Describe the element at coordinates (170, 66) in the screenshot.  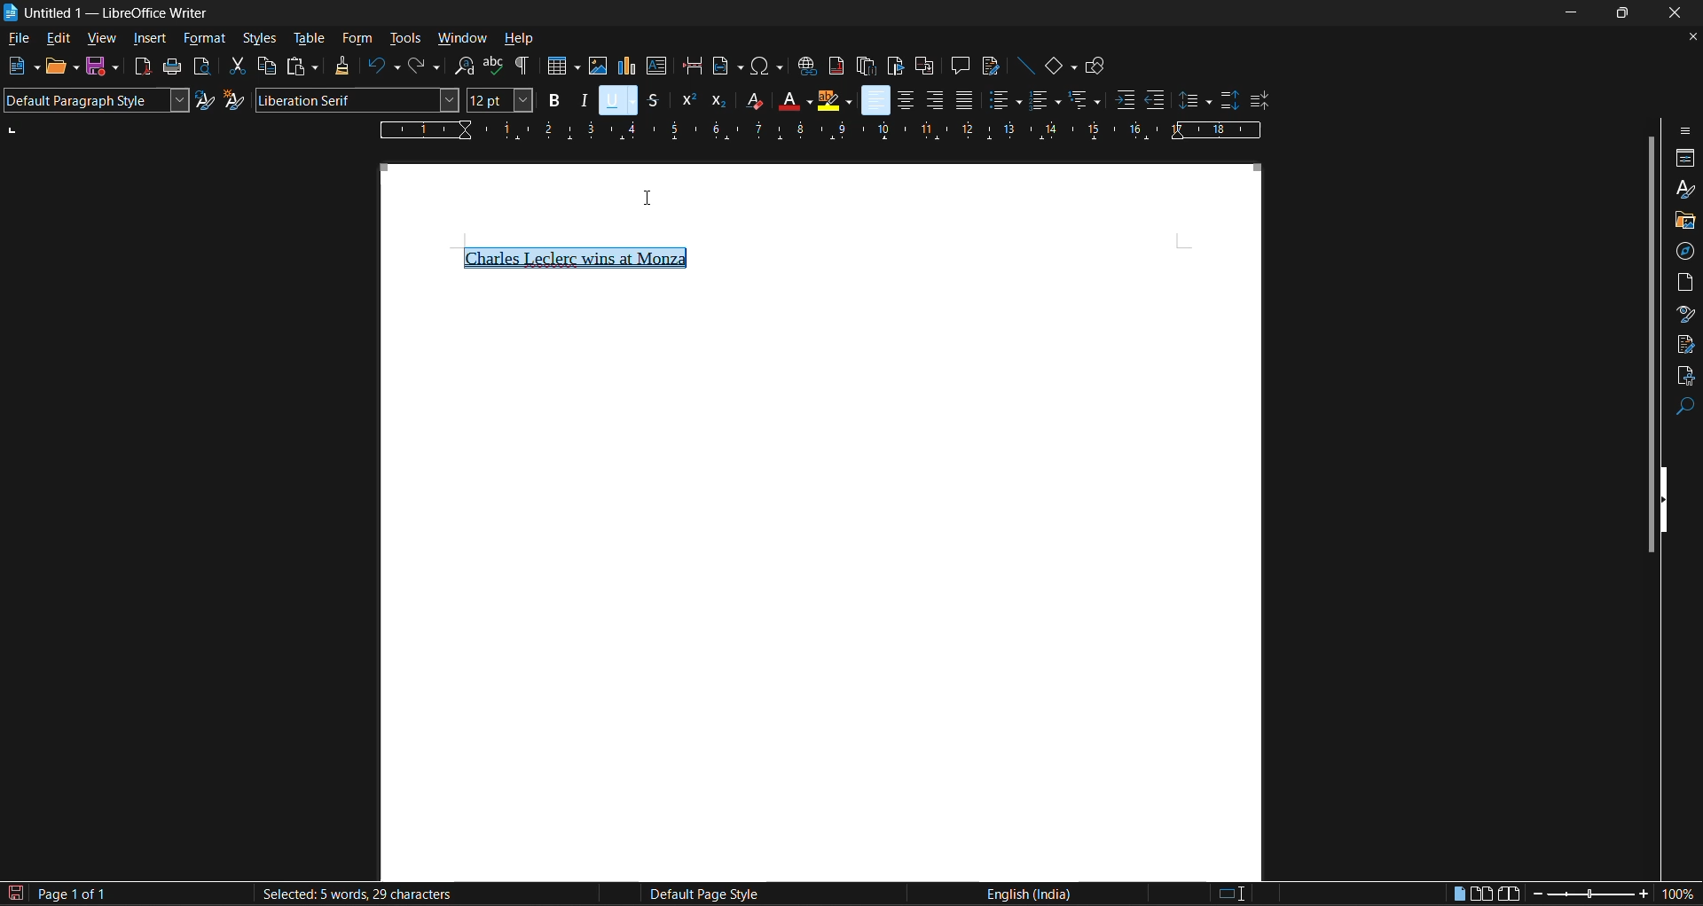
I see `print` at that location.